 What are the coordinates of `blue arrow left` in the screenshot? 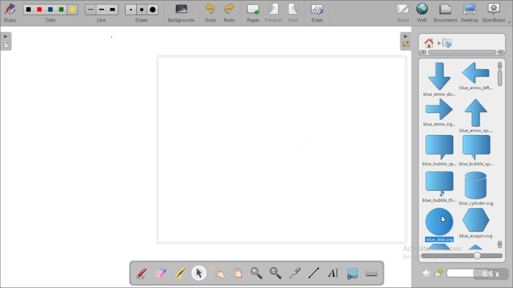 It's located at (476, 76).